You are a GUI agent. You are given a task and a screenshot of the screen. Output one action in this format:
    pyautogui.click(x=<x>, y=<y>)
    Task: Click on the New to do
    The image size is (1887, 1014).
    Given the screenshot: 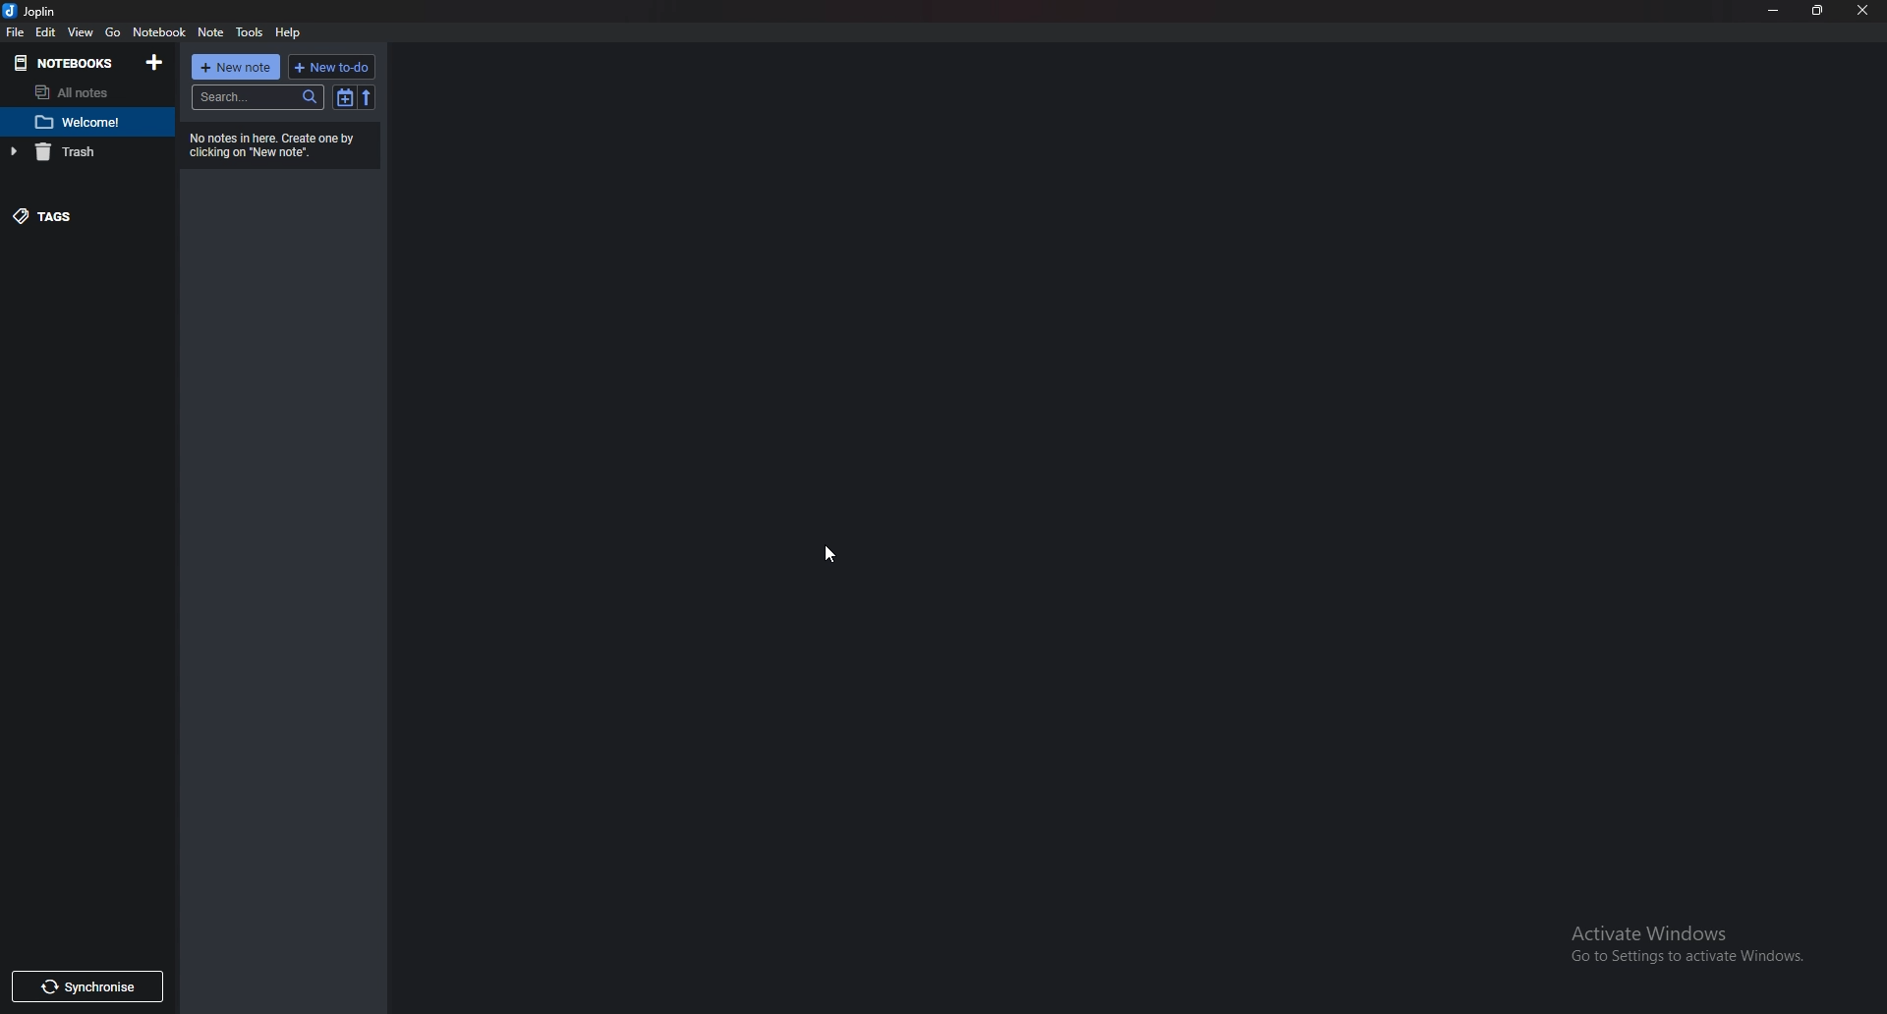 What is the action you would take?
    pyautogui.click(x=331, y=67)
    